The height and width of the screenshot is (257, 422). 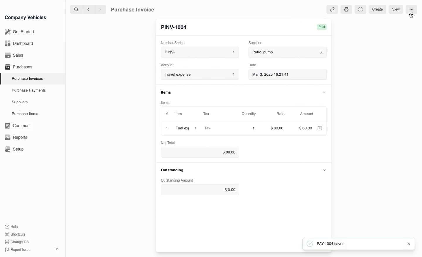 What do you see at coordinates (396, 9) in the screenshot?
I see `view` at bounding box center [396, 9].